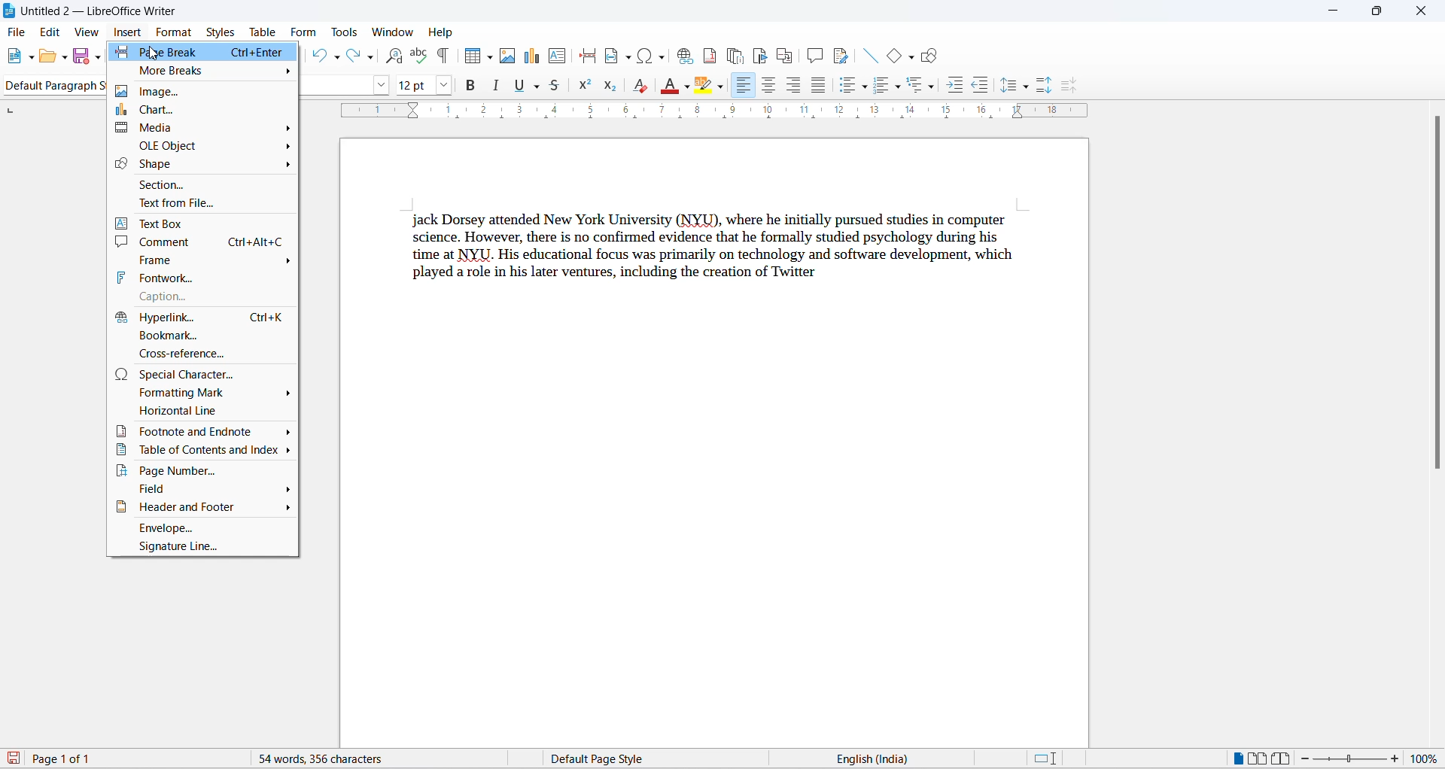 This screenshot has height=769, width=1445. Describe the element at coordinates (202, 509) in the screenshot. I see `header and footer` at that location.